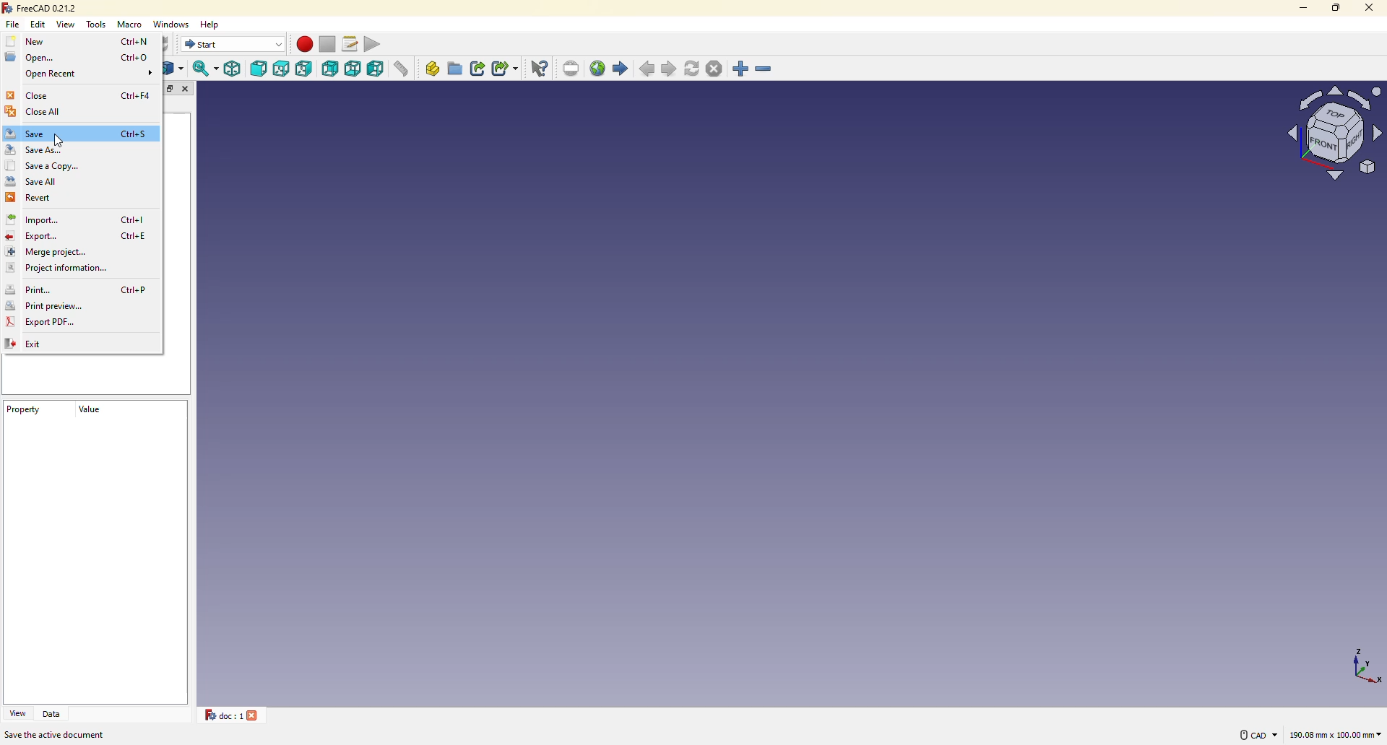  What do you see at coordinates (36, 112) in the screenshot?
I see `close all` at bounding box center [36, 112].